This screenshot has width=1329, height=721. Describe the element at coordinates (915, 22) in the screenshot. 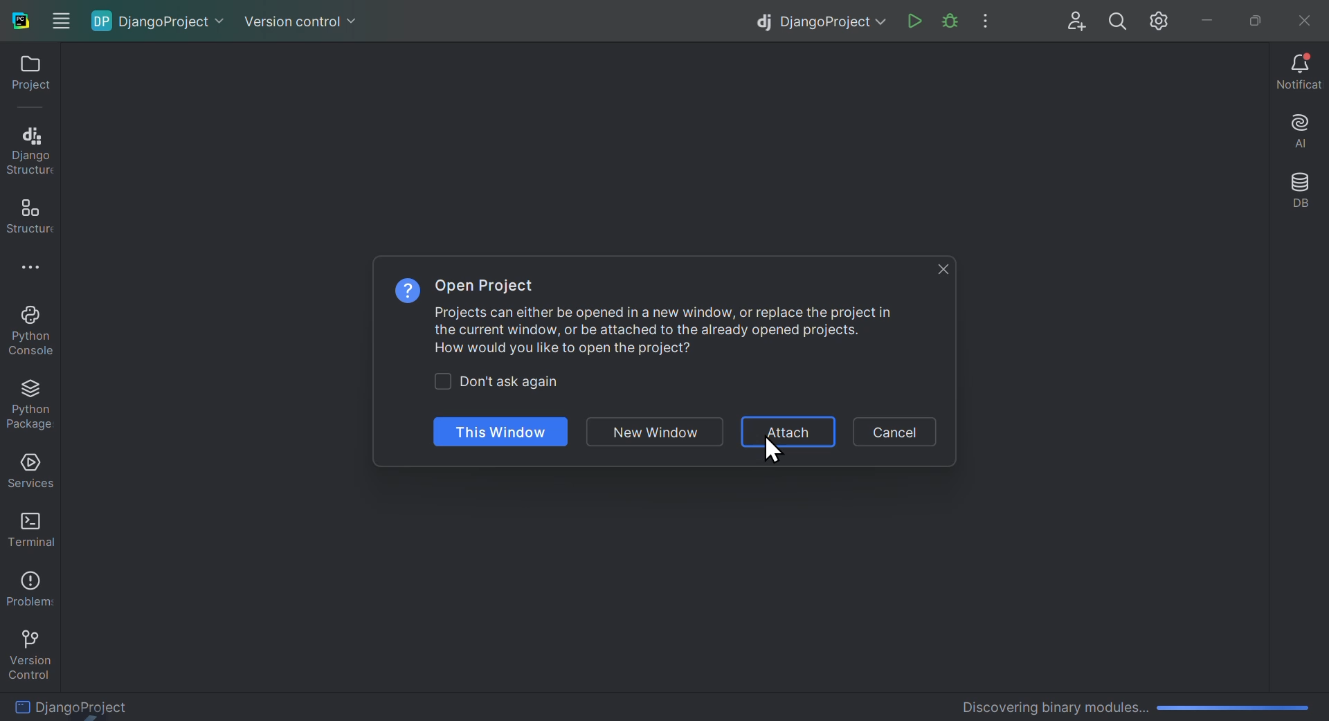

I see `Run file` at that location.